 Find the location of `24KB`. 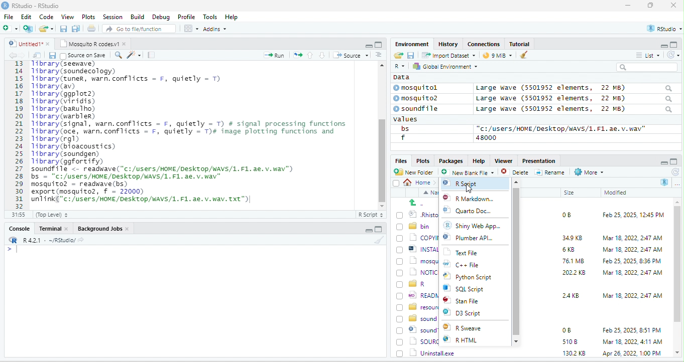

24KB is located at coordinates (569, 295).